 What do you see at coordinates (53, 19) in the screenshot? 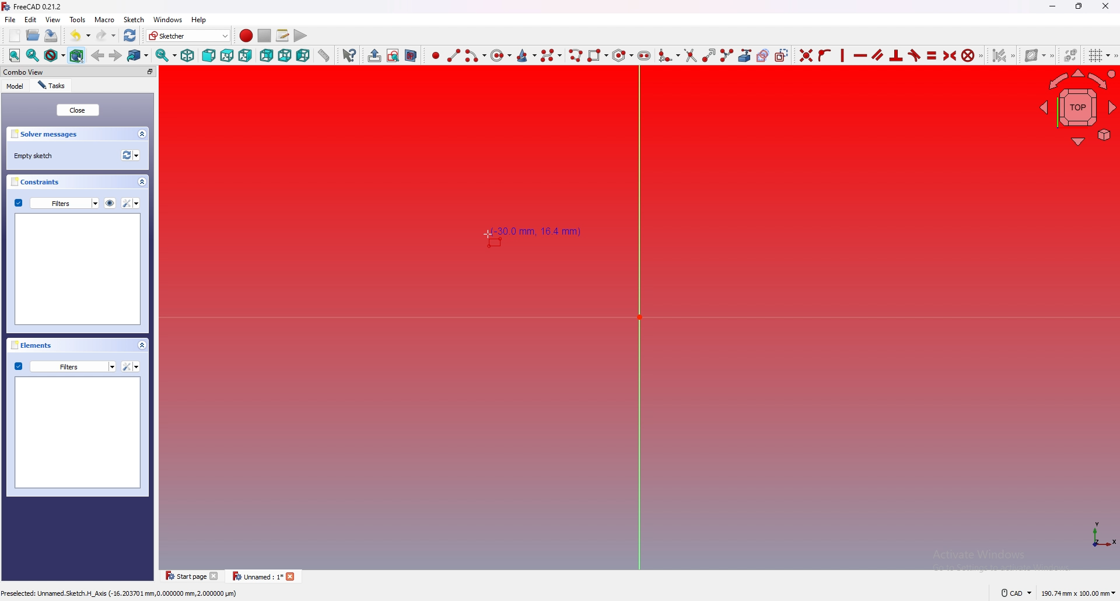
I see `view` at bounding box center [53, 19].